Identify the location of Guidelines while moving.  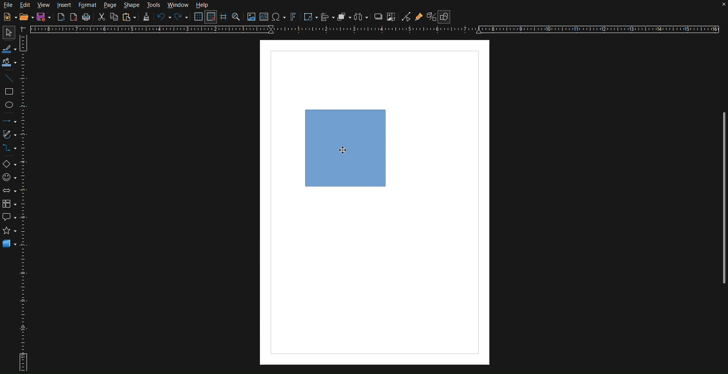
(224, 18).